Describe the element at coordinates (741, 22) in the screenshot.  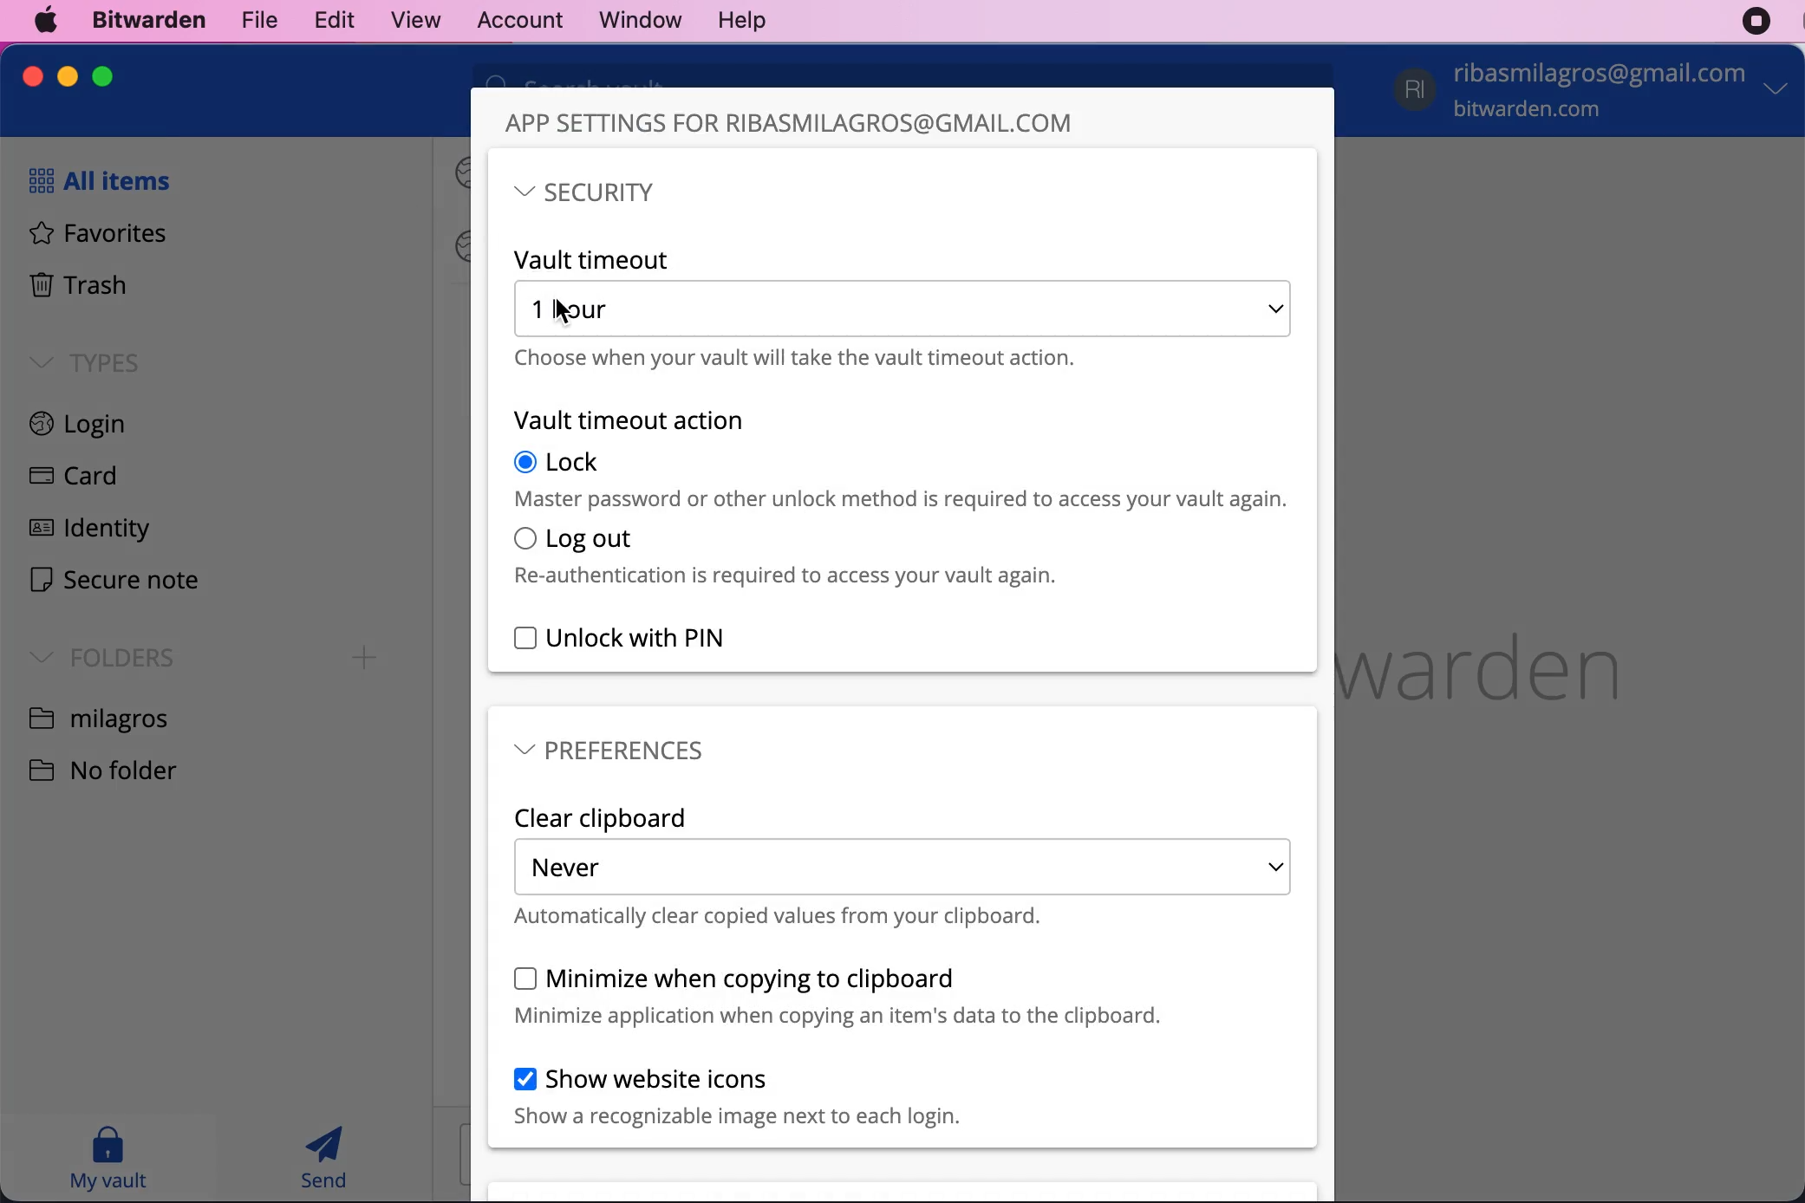
I see `help` at that location.